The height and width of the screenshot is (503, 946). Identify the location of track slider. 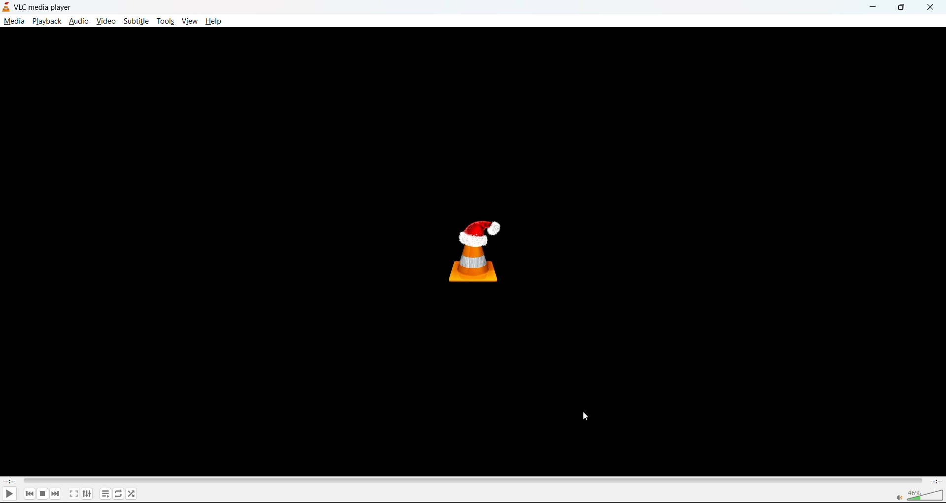
(470, 480).